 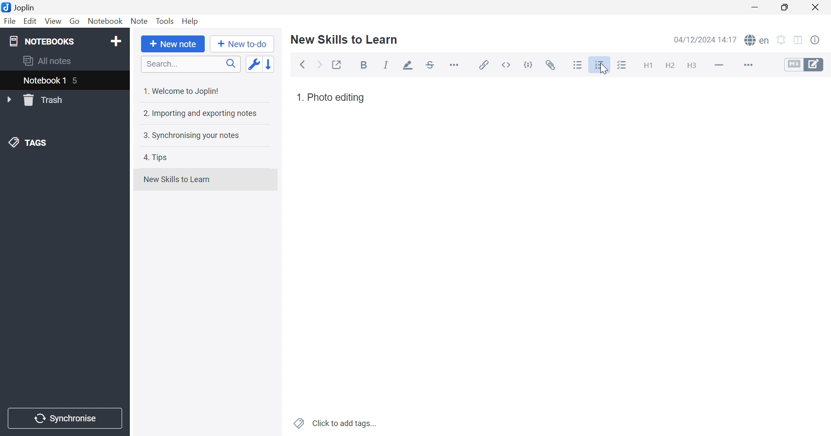 What do you see at coordinates (48, 60) in the screenshot?
I see `All notes` at bounding box center [48, 60].